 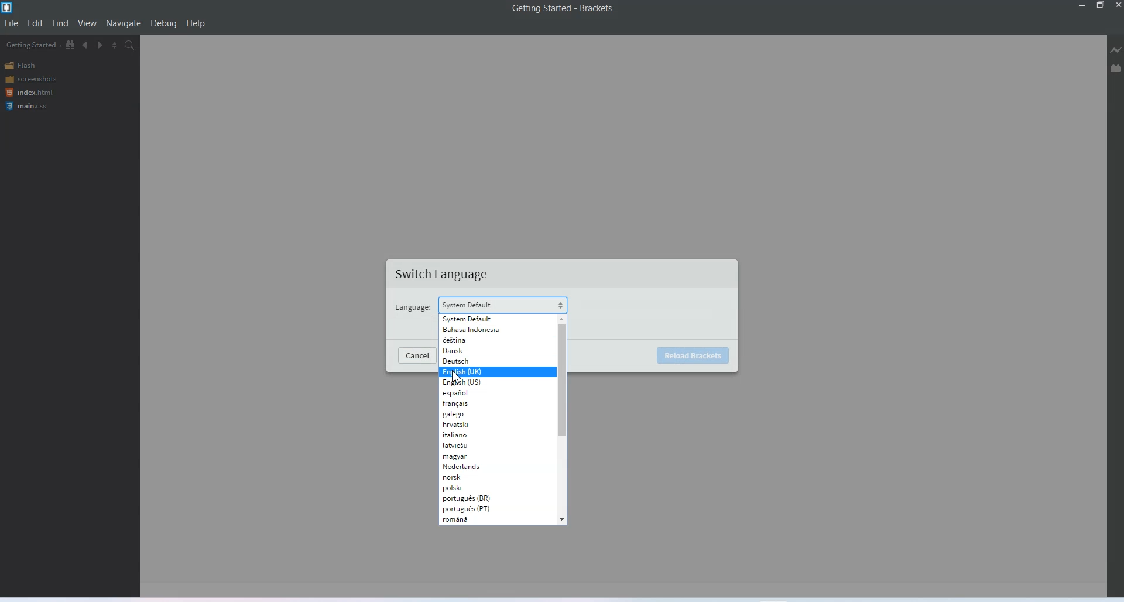 What do you see at coordinates (1116, 68) in the screenshot?
I see `Extension manager` at bounding box center [1116, 68].